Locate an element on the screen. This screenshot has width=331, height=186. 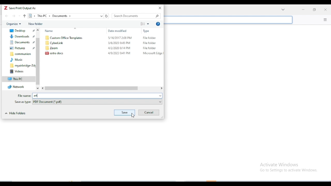
save is located at coordinates (124, 112).